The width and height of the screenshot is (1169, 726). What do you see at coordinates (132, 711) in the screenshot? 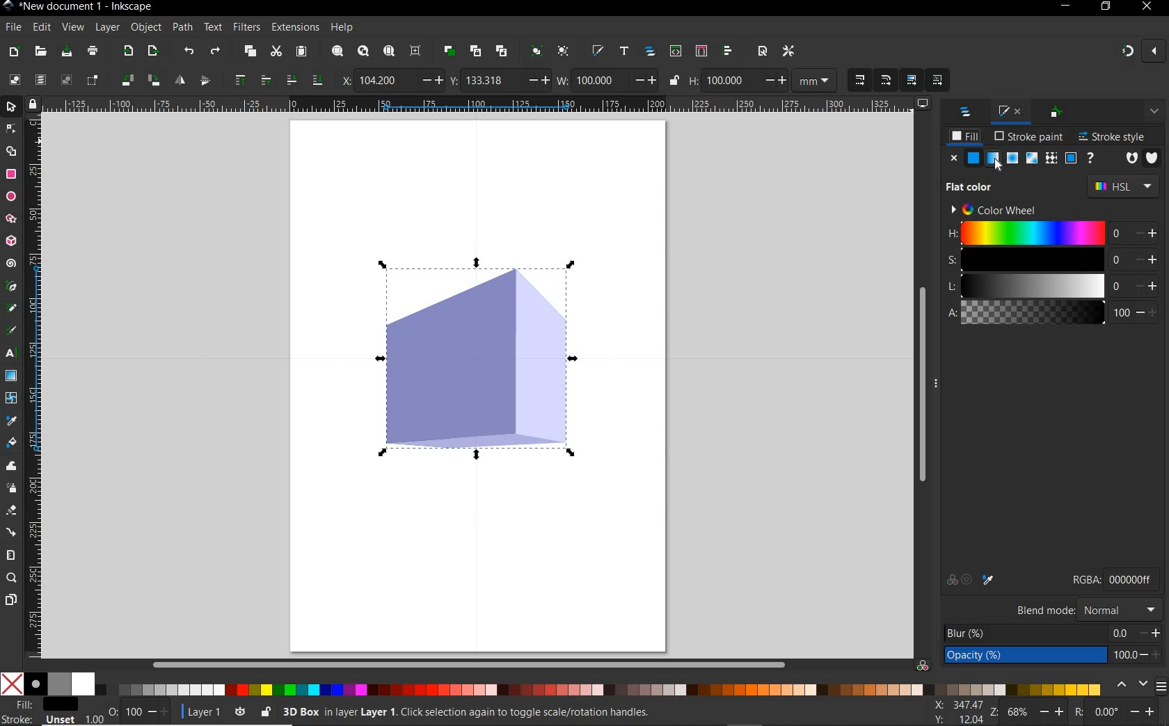
I see `100` at bounding box center [132, 711].